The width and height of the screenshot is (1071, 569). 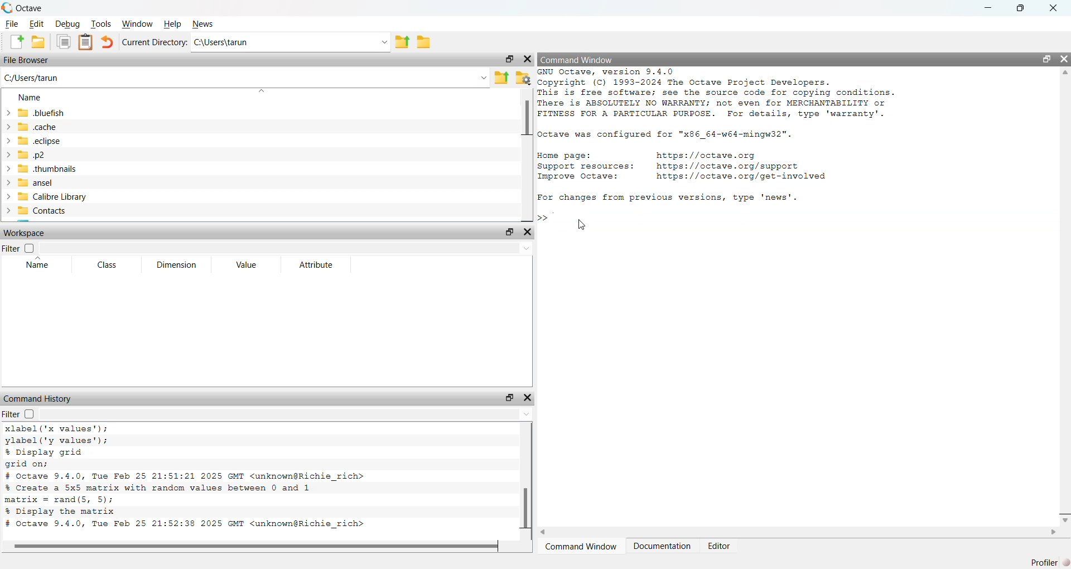 I want to click on thumbnails, so click(x=50, y=170).